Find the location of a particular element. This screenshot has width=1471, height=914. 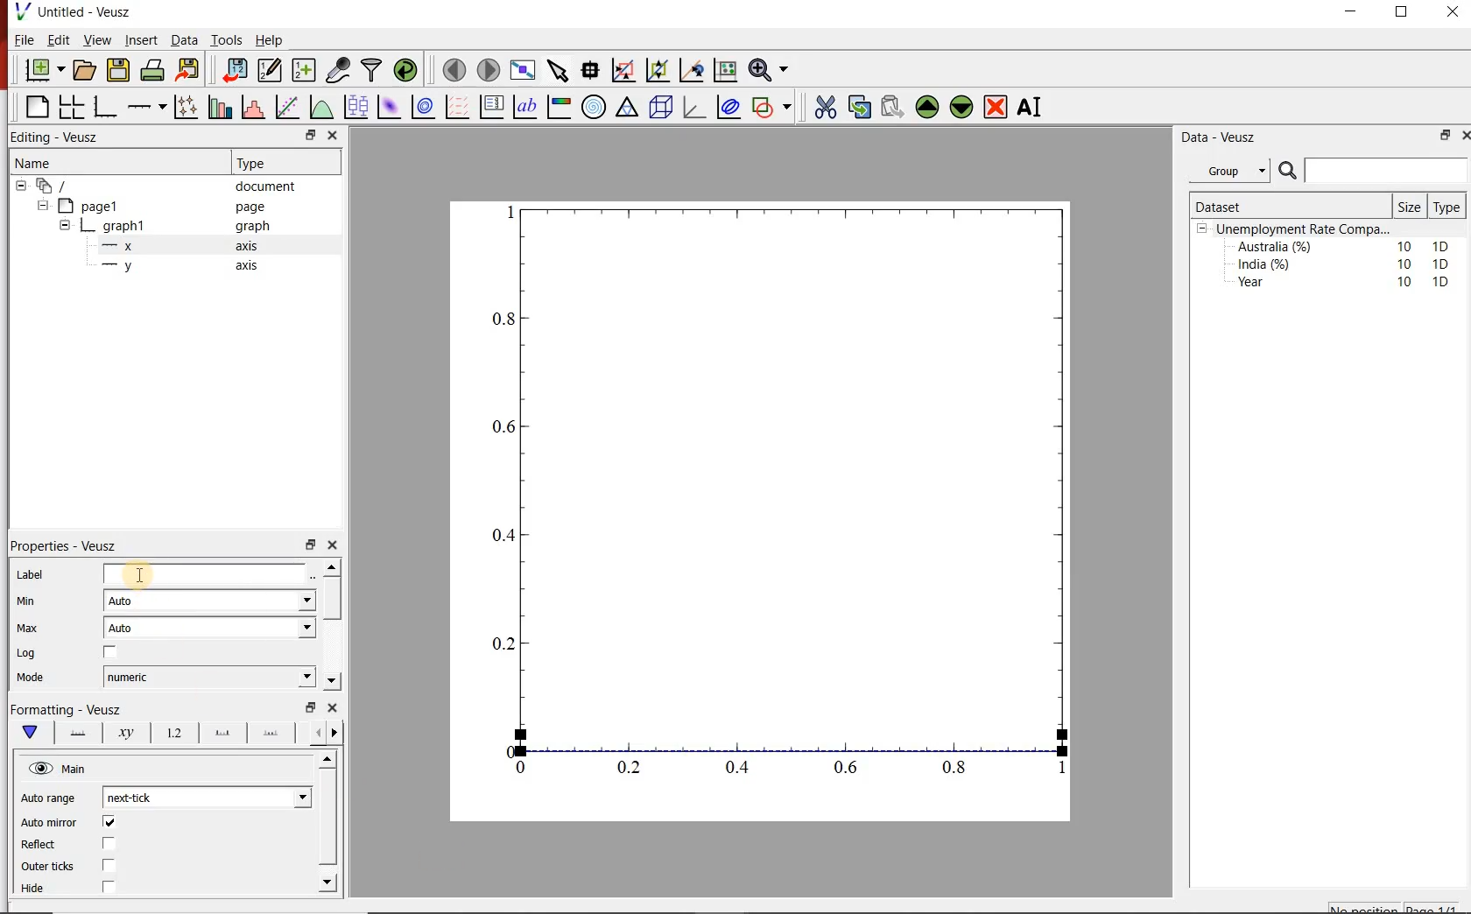

collapse is located at coordinates (20, 186).